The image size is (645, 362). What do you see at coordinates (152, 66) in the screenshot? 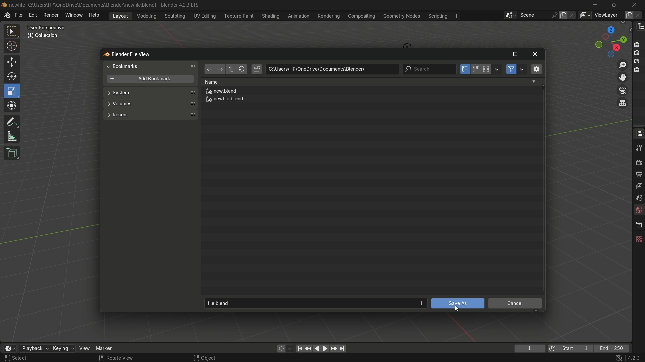
I see `bookmarks` at bounding box center [152, 66].